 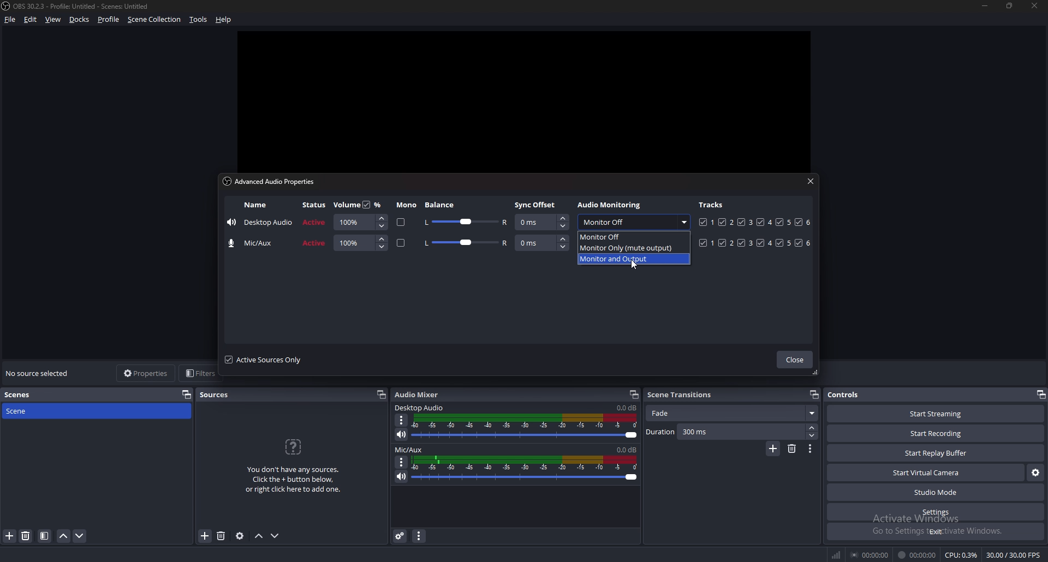 I want to click on tracks, so click(x=712, y=205).